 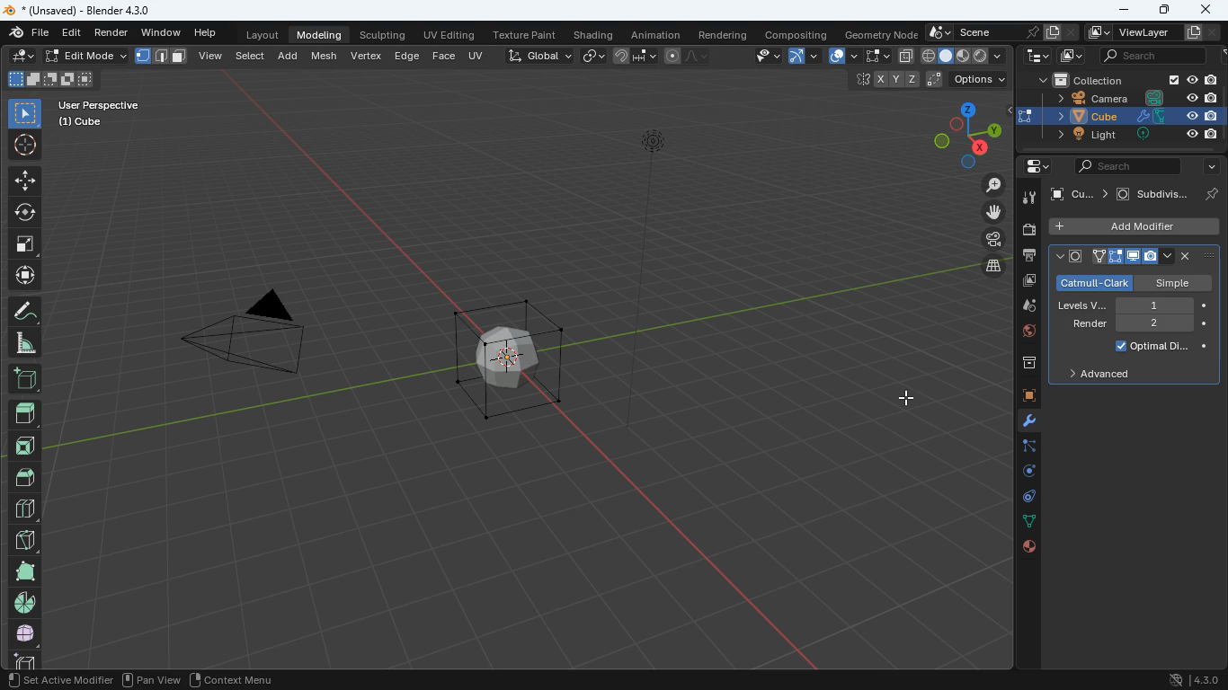 I want to click on angle, so click(x=23, y=344).